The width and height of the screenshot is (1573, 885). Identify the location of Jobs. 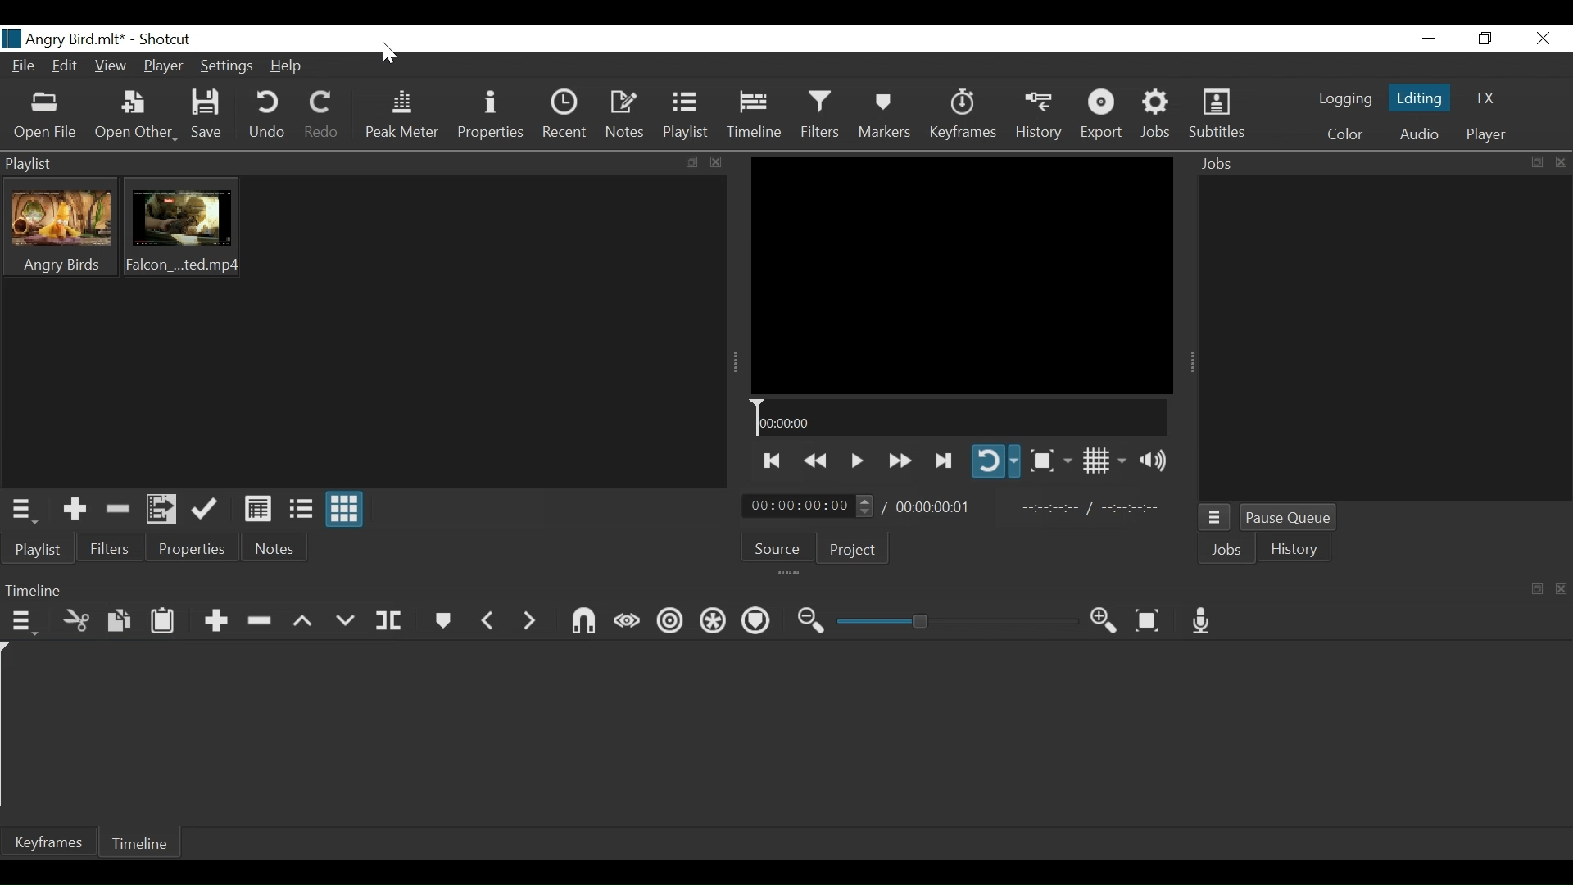
(1226, 550).